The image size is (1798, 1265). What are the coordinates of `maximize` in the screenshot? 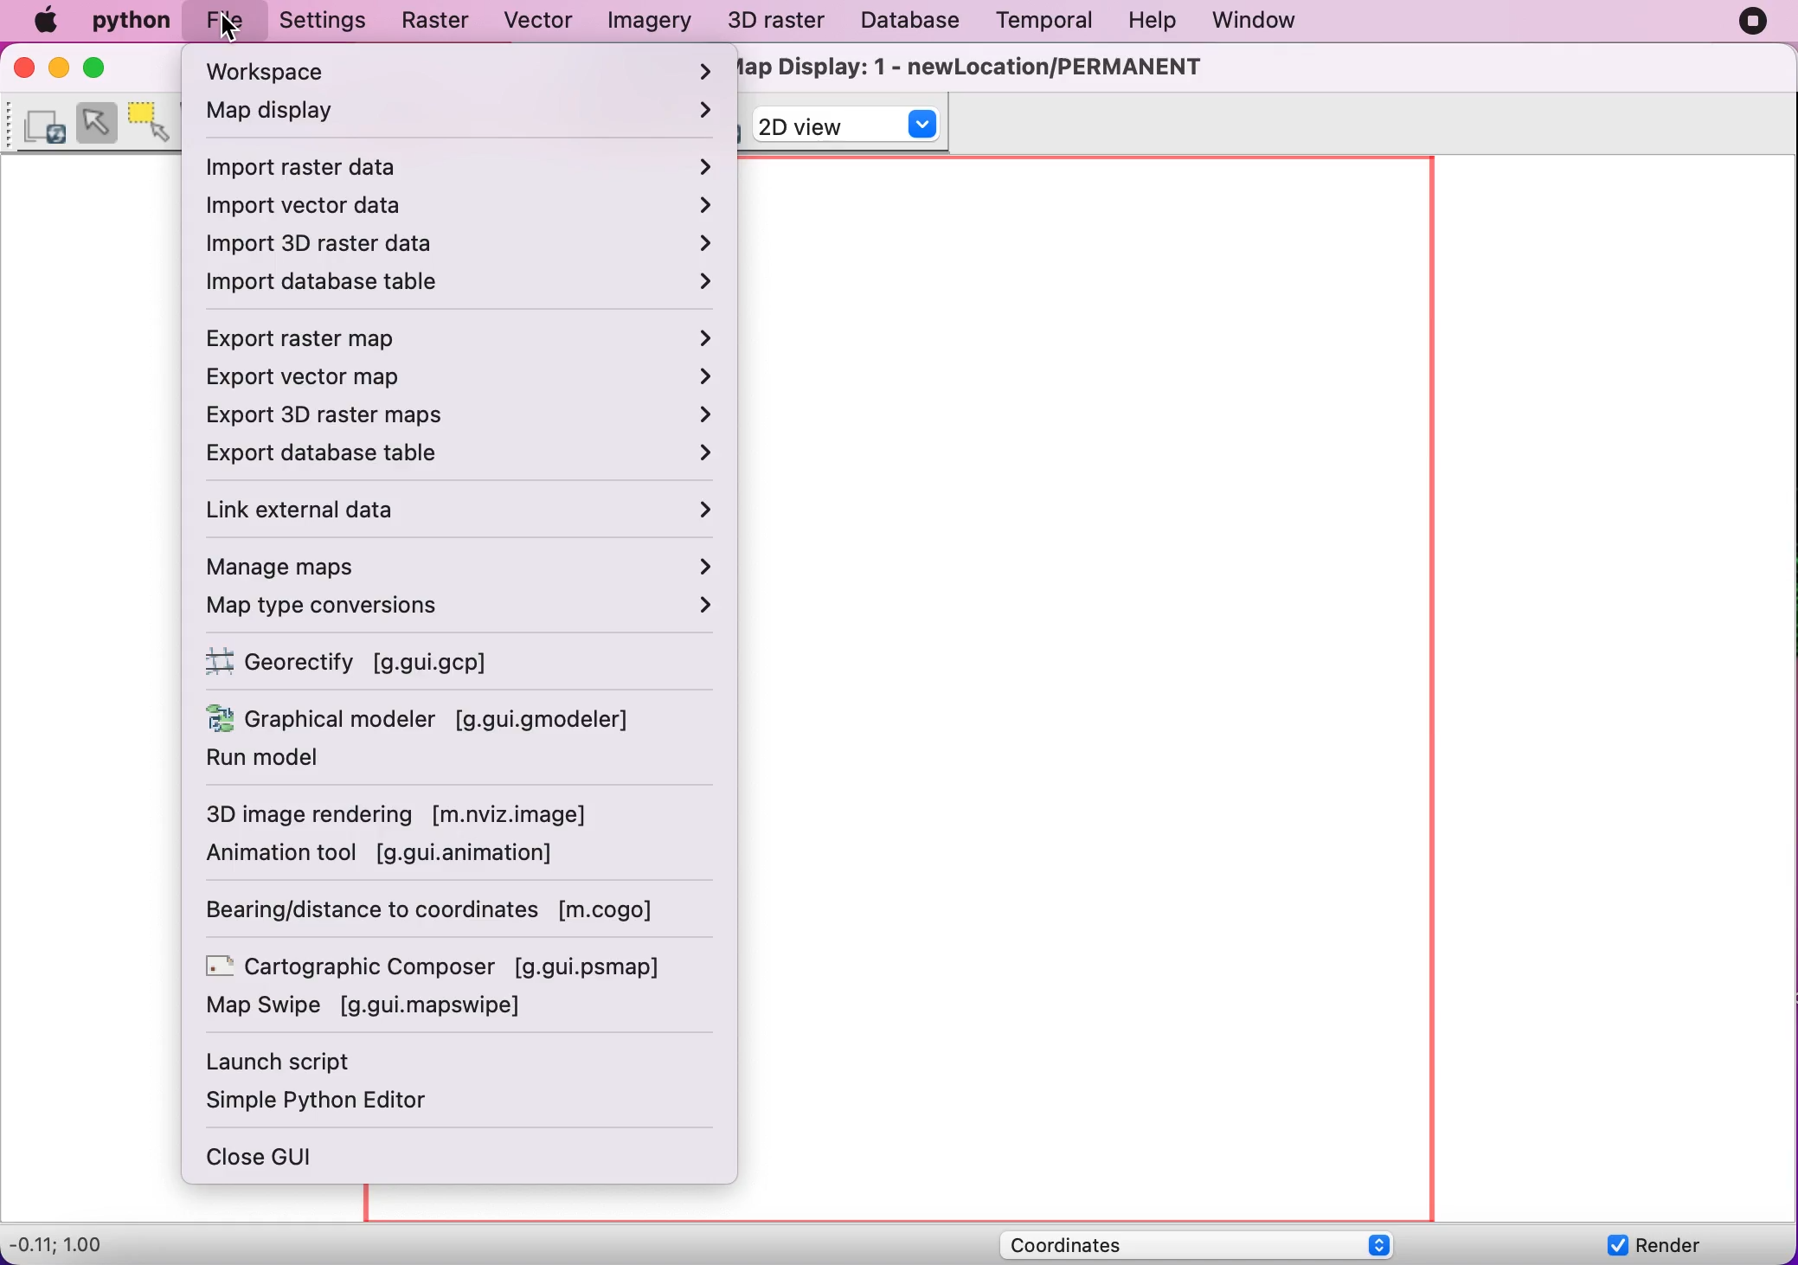 It's located at (97, 69).